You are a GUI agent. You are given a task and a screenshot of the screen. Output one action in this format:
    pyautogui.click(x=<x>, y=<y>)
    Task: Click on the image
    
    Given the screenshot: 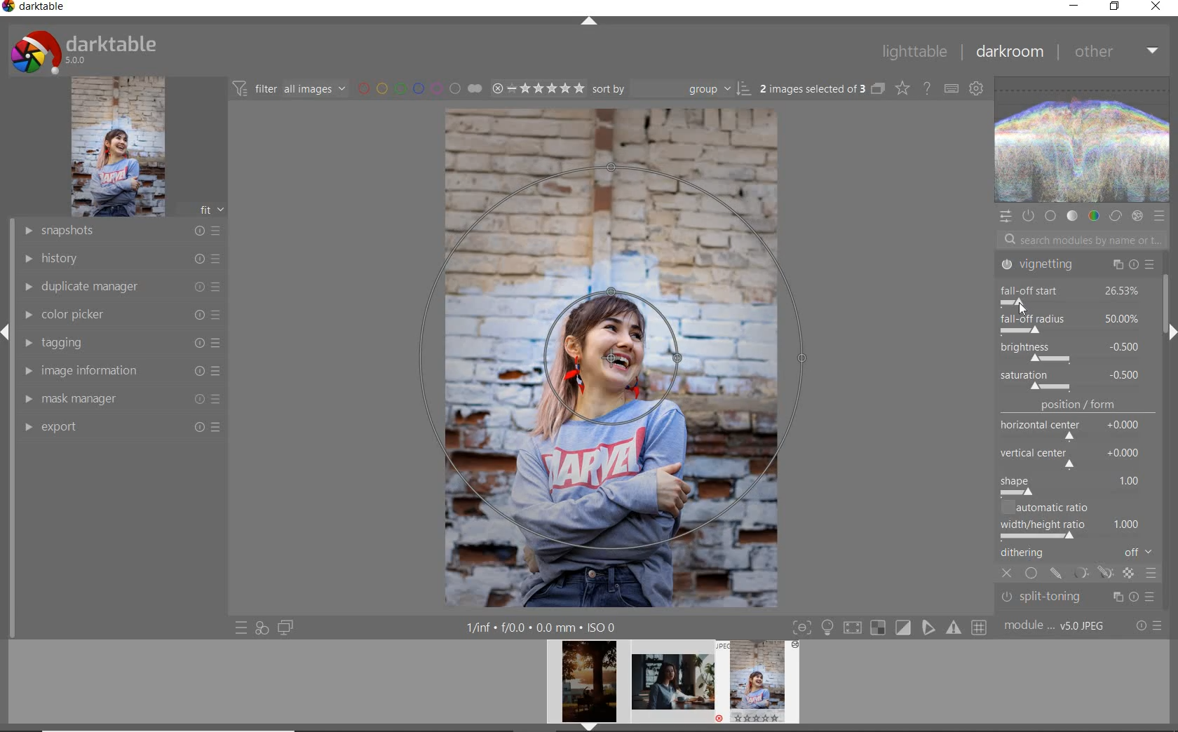 What is the action you would take?
    pyautogui.click(x=118, y=147)
    